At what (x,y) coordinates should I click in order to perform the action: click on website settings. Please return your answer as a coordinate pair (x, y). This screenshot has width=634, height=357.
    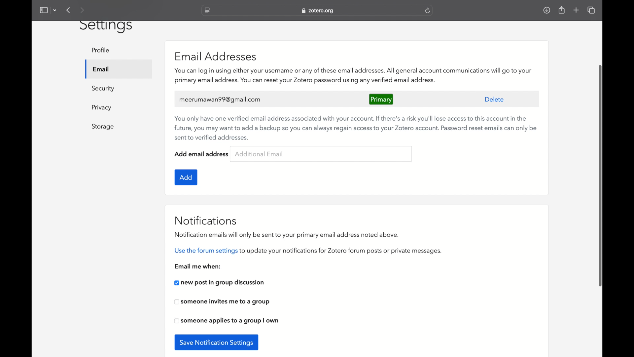
    Looking at the image, I should click on (207, 11).